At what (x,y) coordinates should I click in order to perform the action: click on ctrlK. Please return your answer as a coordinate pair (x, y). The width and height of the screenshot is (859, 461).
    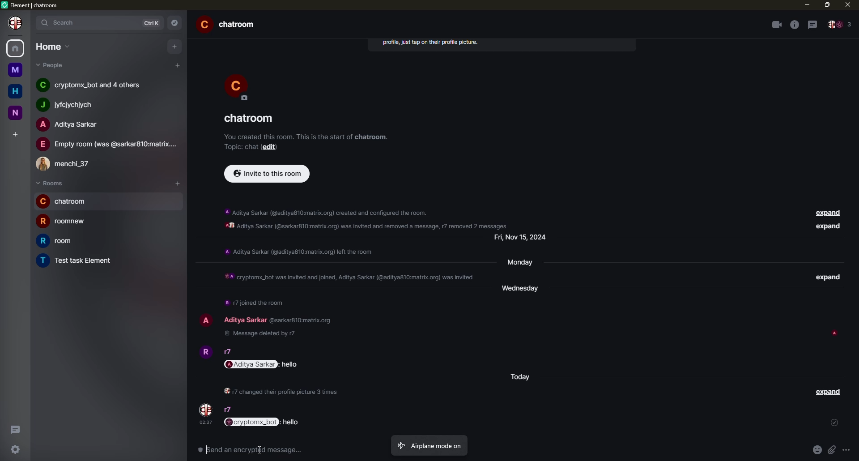
    Looking at the image, I should click on (153, 22).